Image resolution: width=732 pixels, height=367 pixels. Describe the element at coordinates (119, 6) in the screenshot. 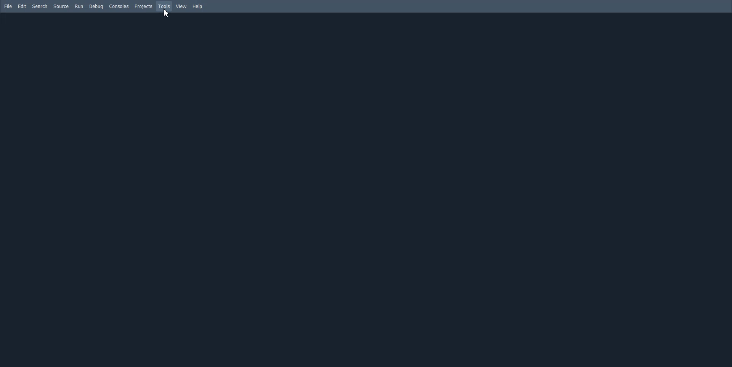

I see `Consoles` at that location.